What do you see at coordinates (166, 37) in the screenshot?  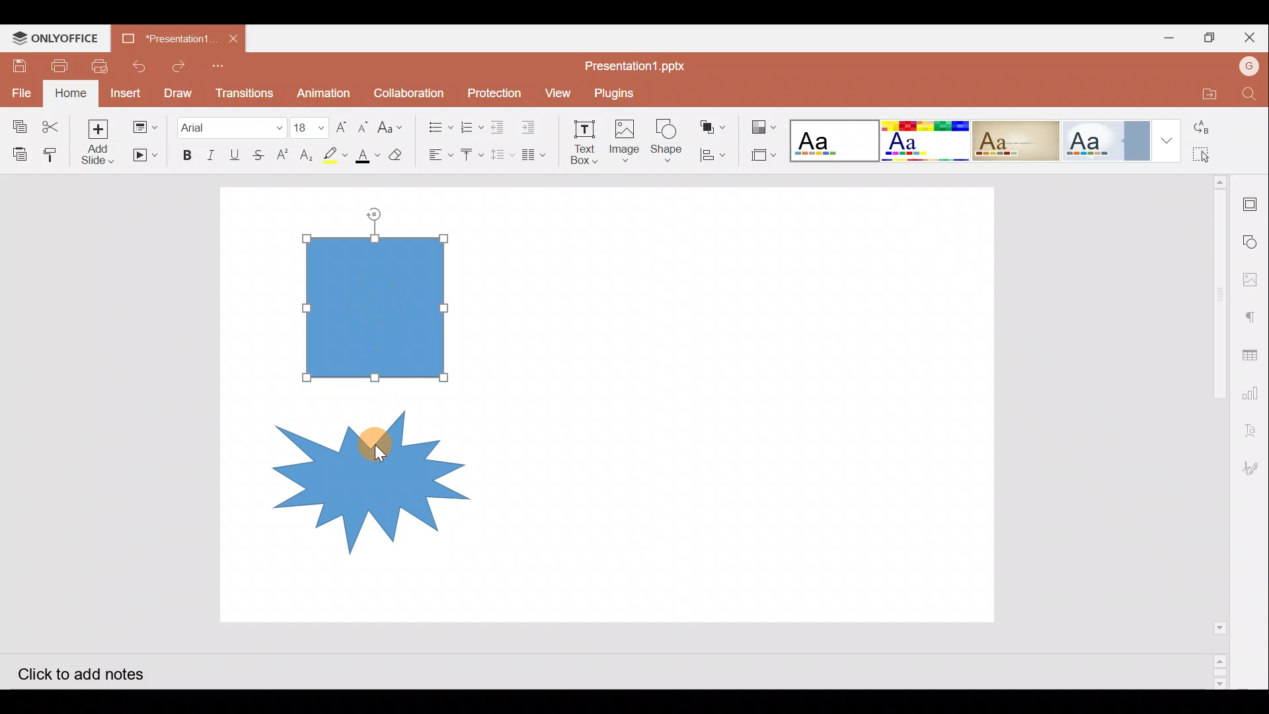 I see `Presentation1.` at bounding box center [166, 37].